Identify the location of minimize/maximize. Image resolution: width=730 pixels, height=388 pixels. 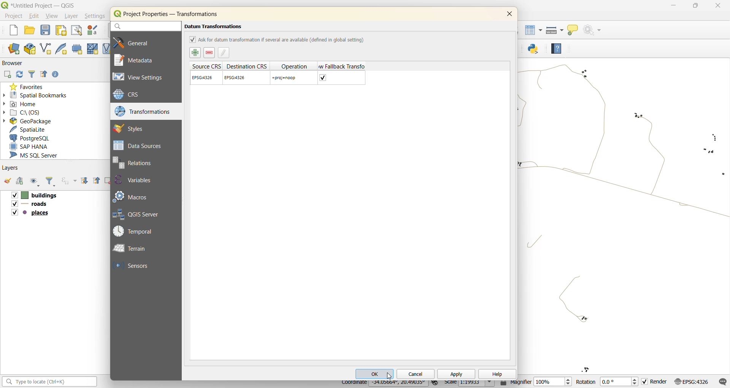
(695, 7).